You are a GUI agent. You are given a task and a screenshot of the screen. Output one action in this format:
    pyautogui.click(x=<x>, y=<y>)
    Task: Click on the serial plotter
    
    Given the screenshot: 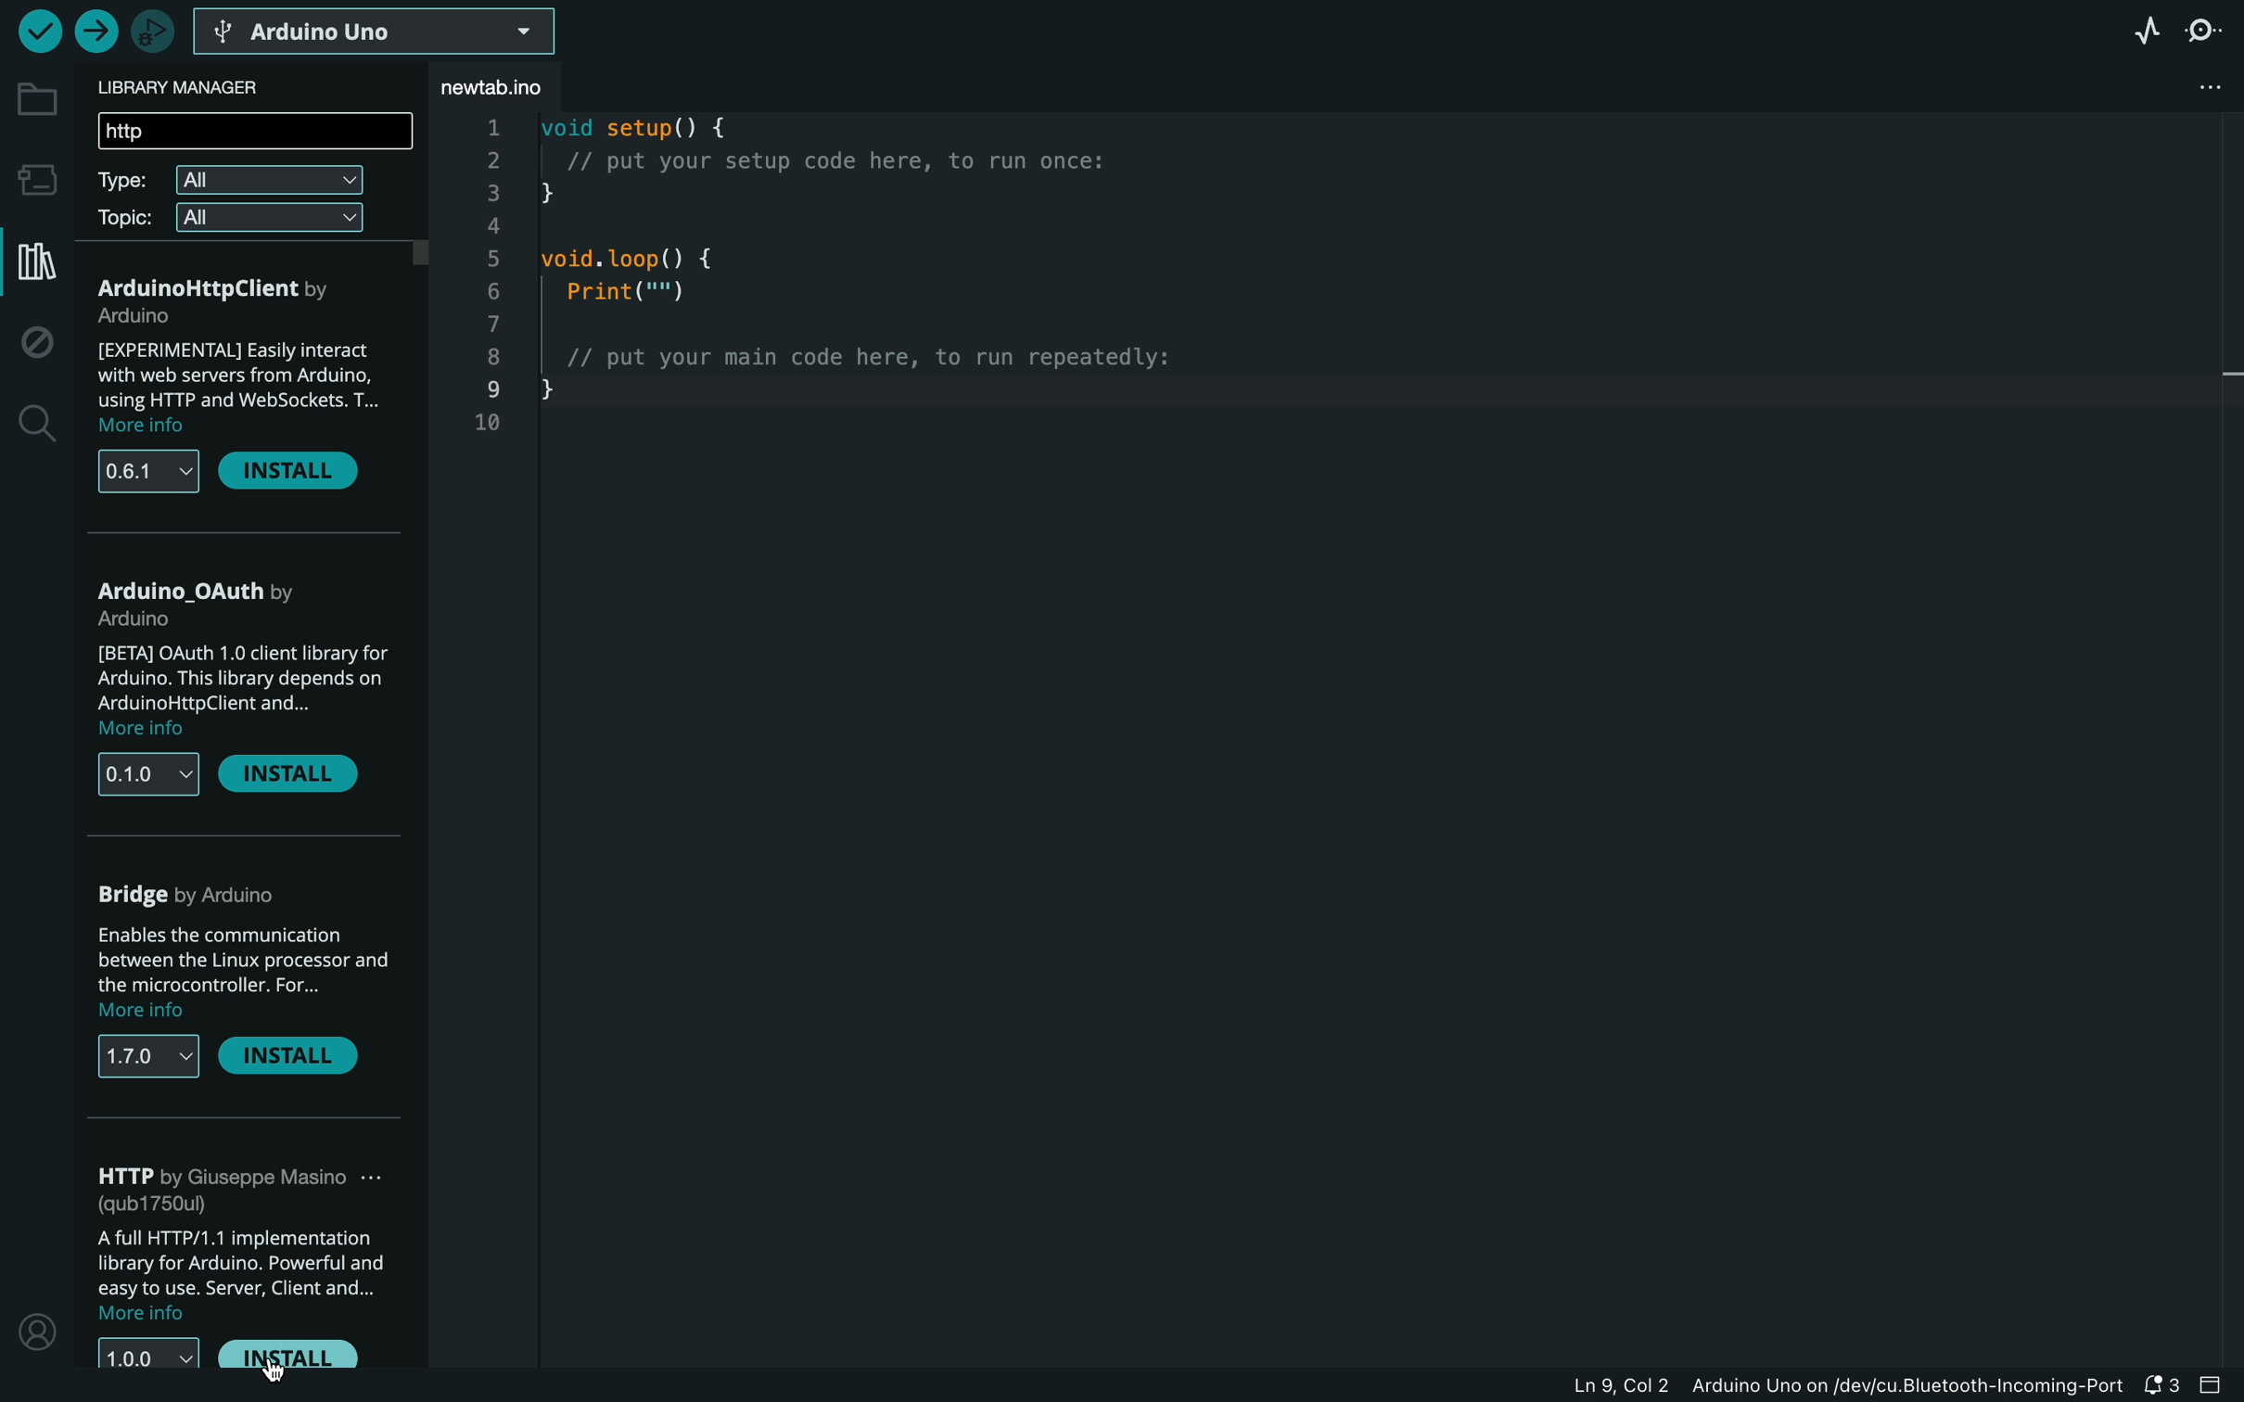 What is the action you would take?
    pyautogui.click(x=2141, y=28)
    